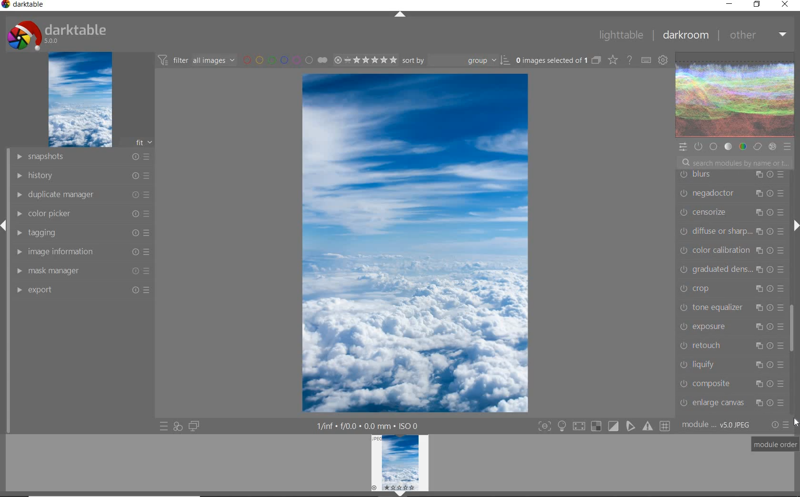 The width and height of the screenshot is (800, 497). Describe the element at coordinates (81, 195) in the screenshot. I see `DUPLICATE MANAGER` at that location.